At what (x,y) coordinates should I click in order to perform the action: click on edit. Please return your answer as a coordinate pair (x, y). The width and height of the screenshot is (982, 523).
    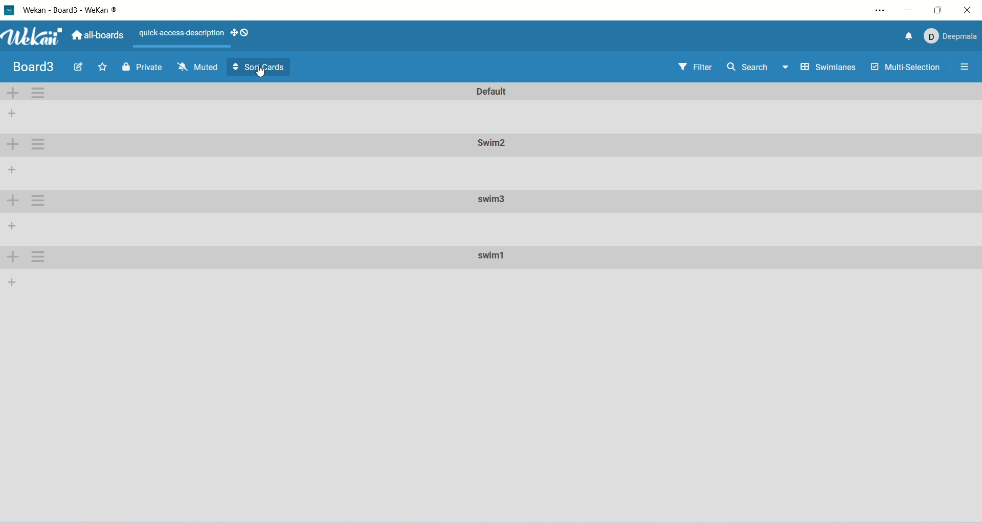
    Looking at the image, I should click on (79, 66).